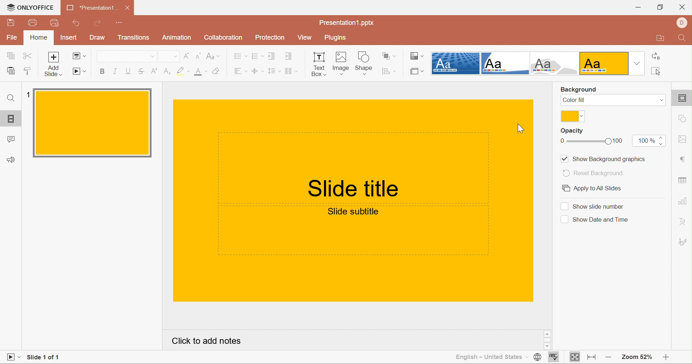 The width and height of the screenshot is (692, 364). What do you see at coordinates (54, 57) in the screenshot?
I see `Add slide` at bounding box center [54, 57].